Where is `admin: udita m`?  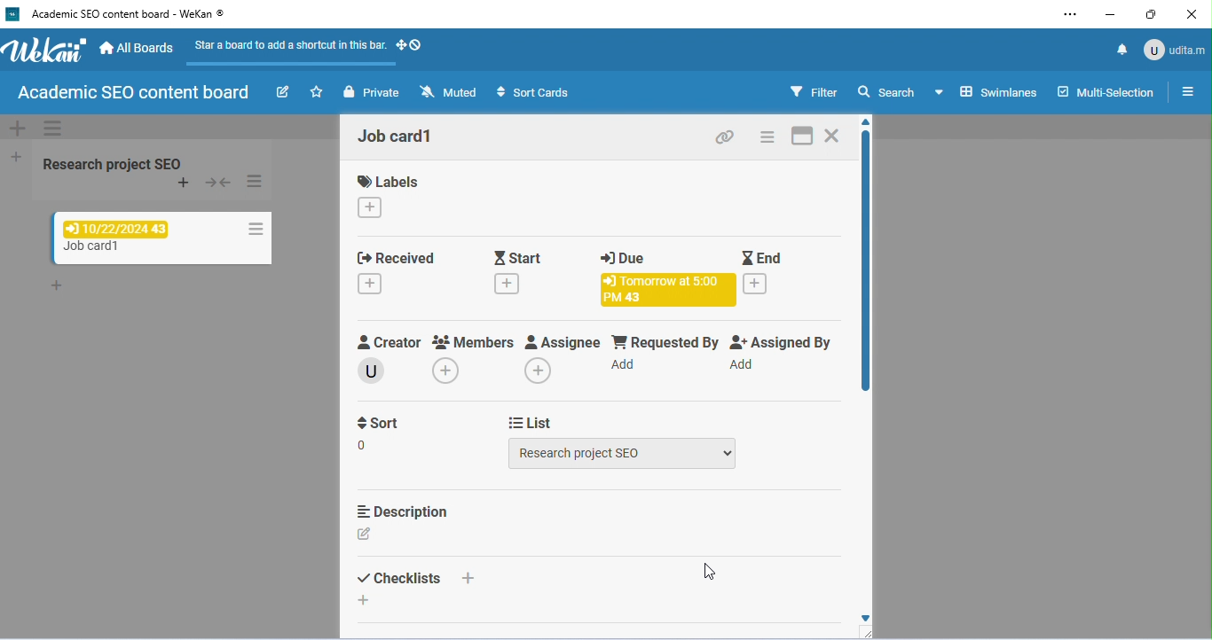 admin: udita m is located at coordinates (1173, 49).